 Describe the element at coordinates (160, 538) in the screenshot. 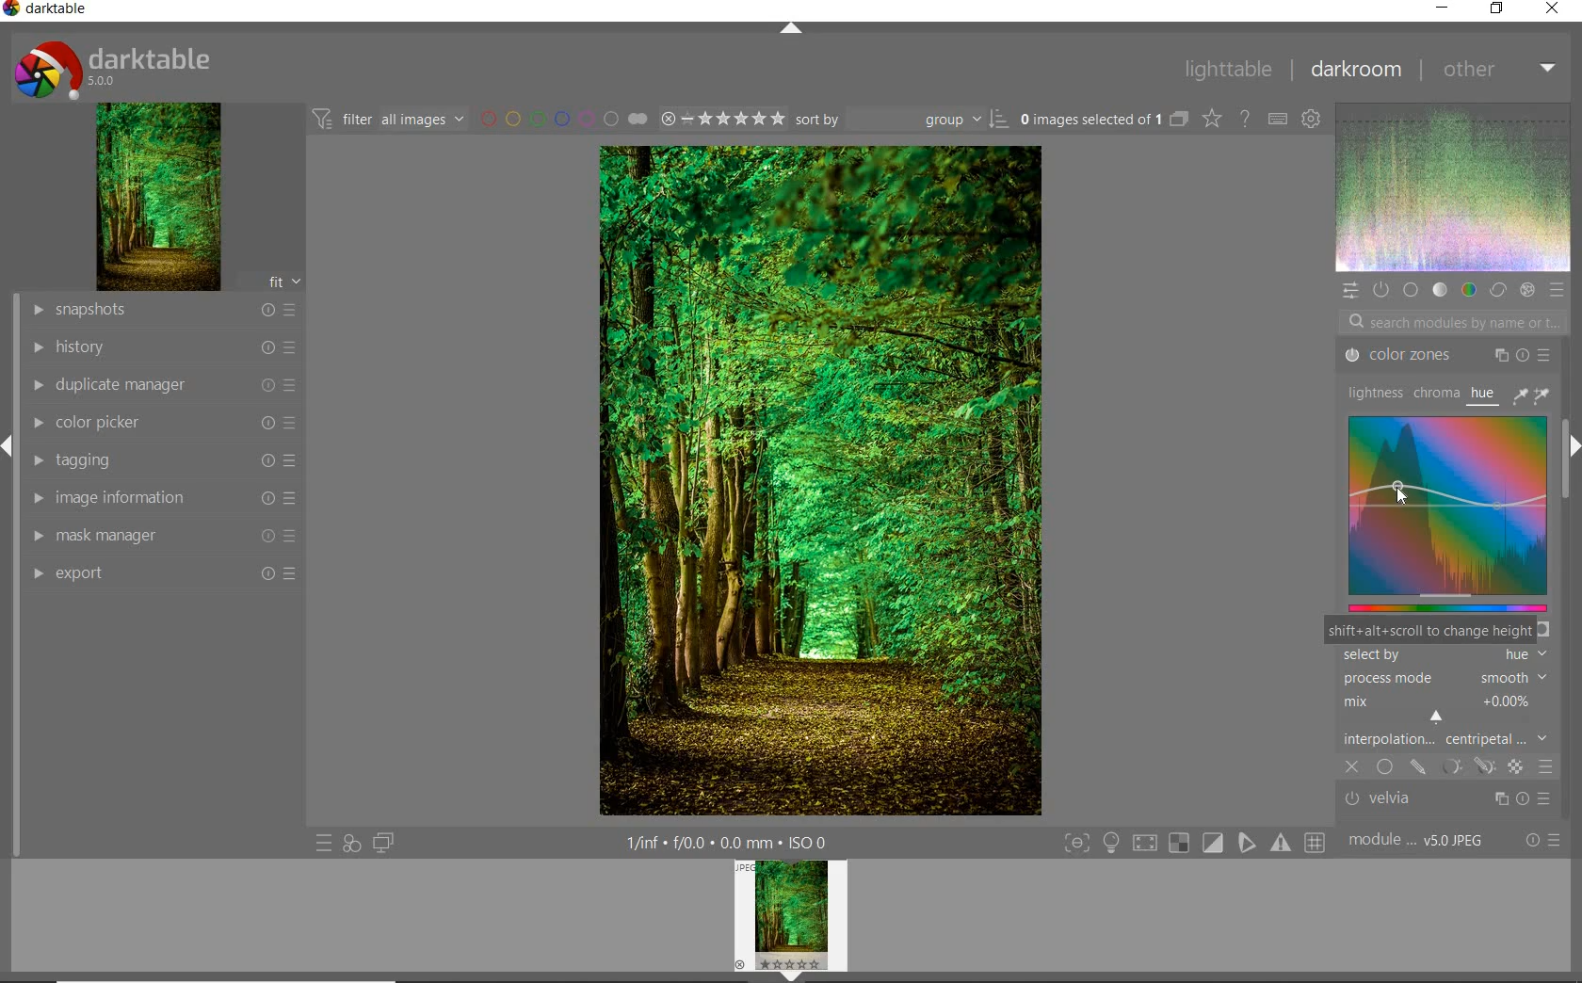

I see `MASK MANAGER` at that location.